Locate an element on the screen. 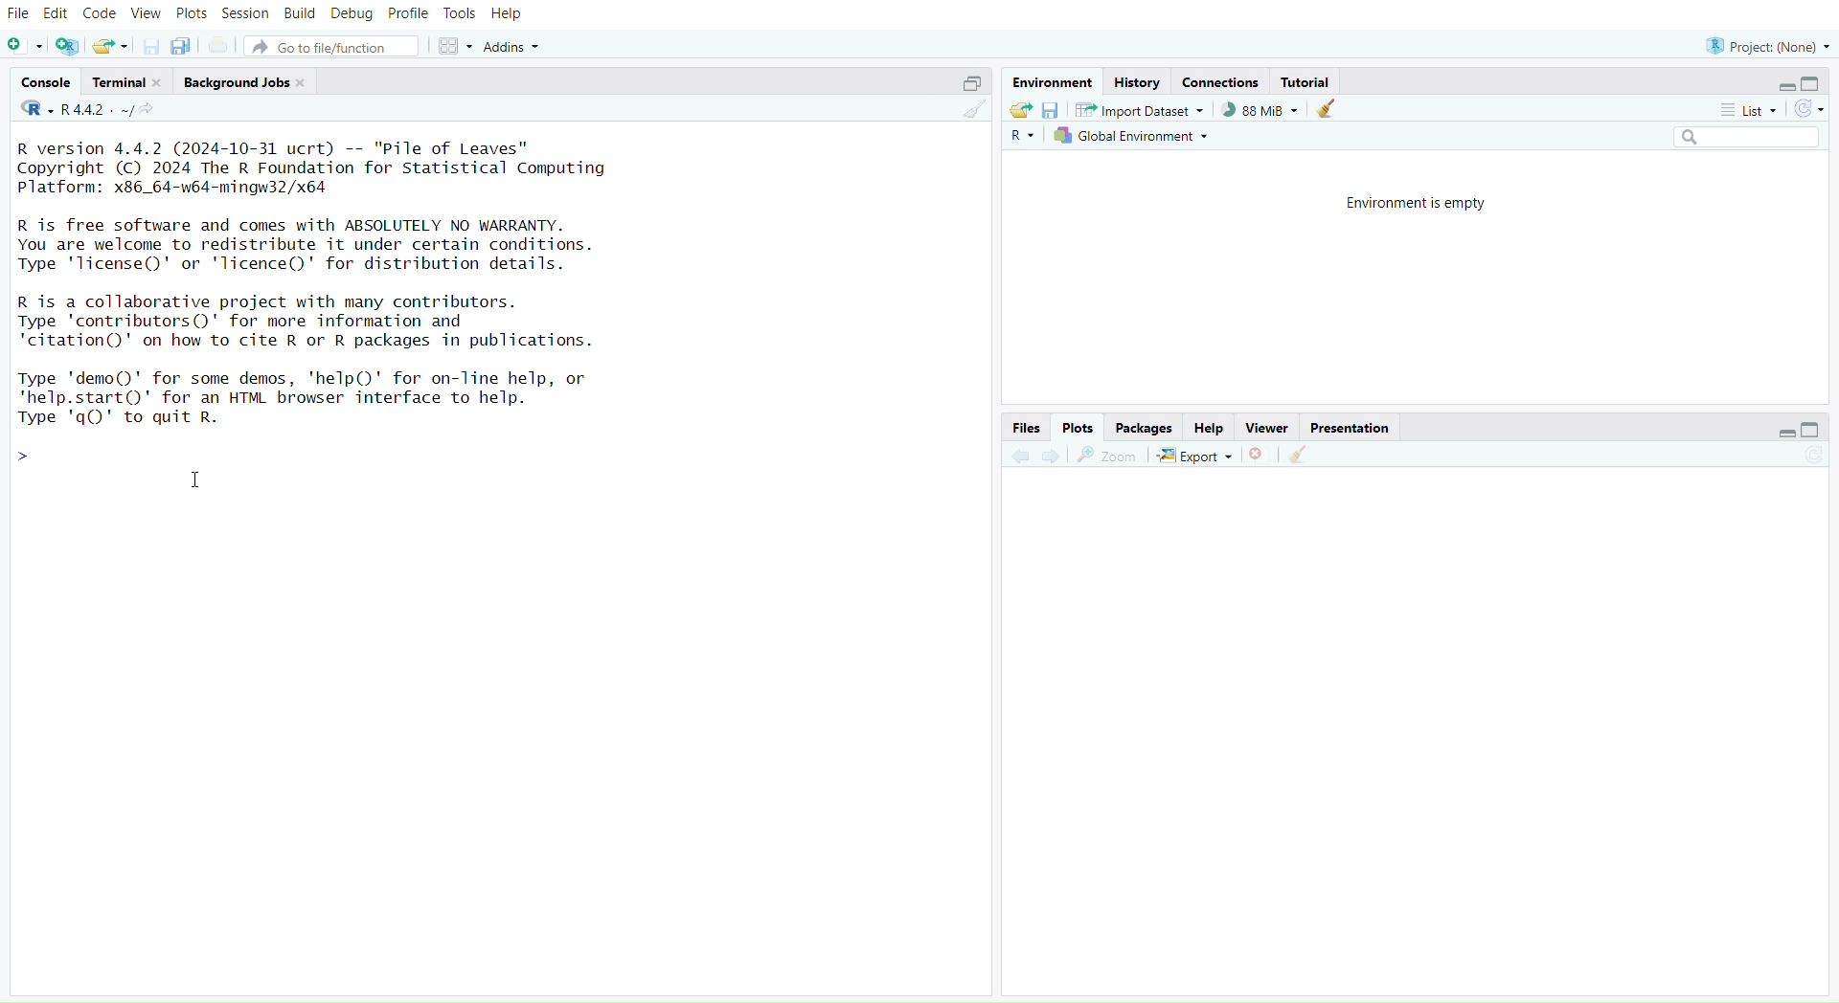  code is located at coordinates (100, 13).